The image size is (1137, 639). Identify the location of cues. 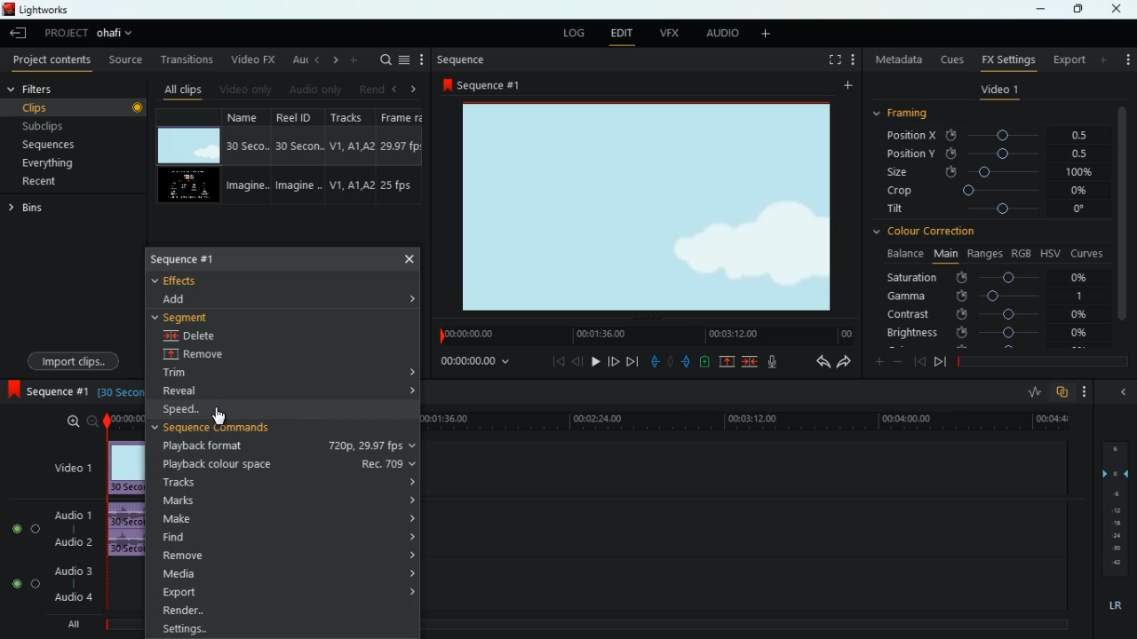
(948, 59).